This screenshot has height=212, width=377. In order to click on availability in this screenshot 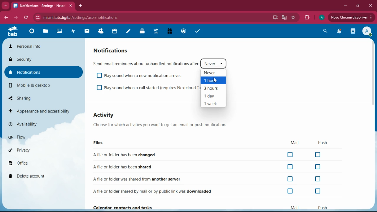, I will do `click(36, 125)`.